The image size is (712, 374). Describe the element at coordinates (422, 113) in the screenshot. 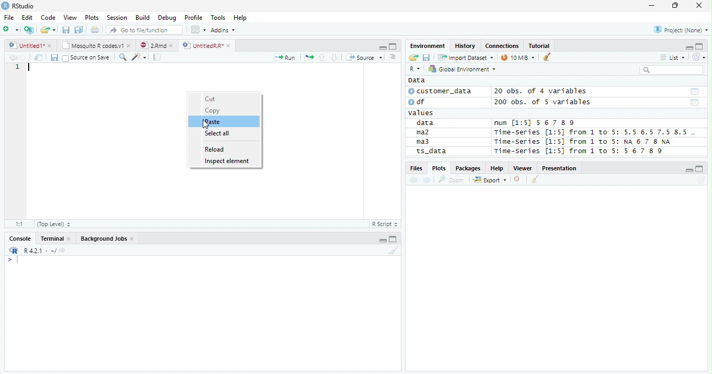

I see `values` at that location.